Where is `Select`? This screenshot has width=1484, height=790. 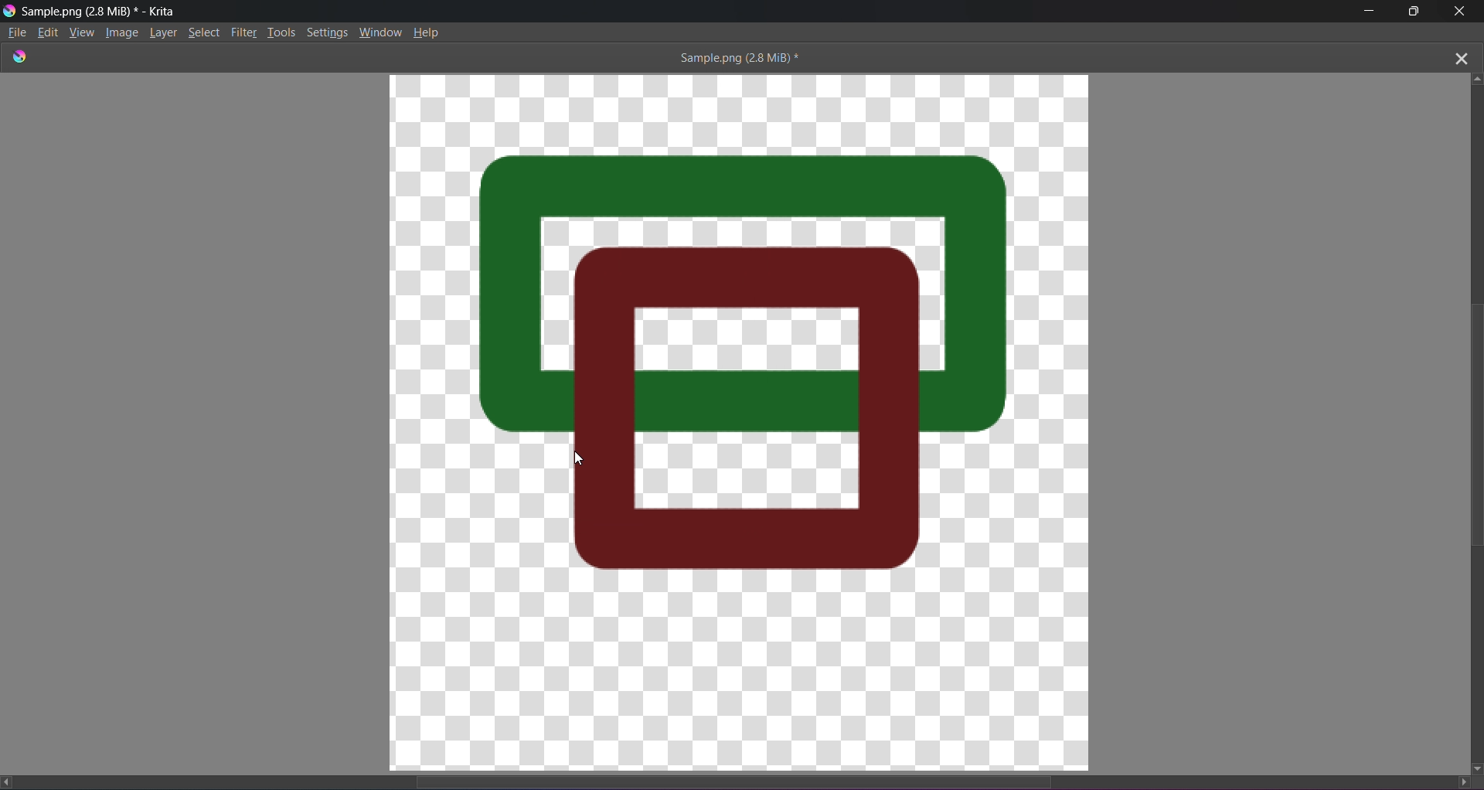 Select is located at coordinates (207, 32).